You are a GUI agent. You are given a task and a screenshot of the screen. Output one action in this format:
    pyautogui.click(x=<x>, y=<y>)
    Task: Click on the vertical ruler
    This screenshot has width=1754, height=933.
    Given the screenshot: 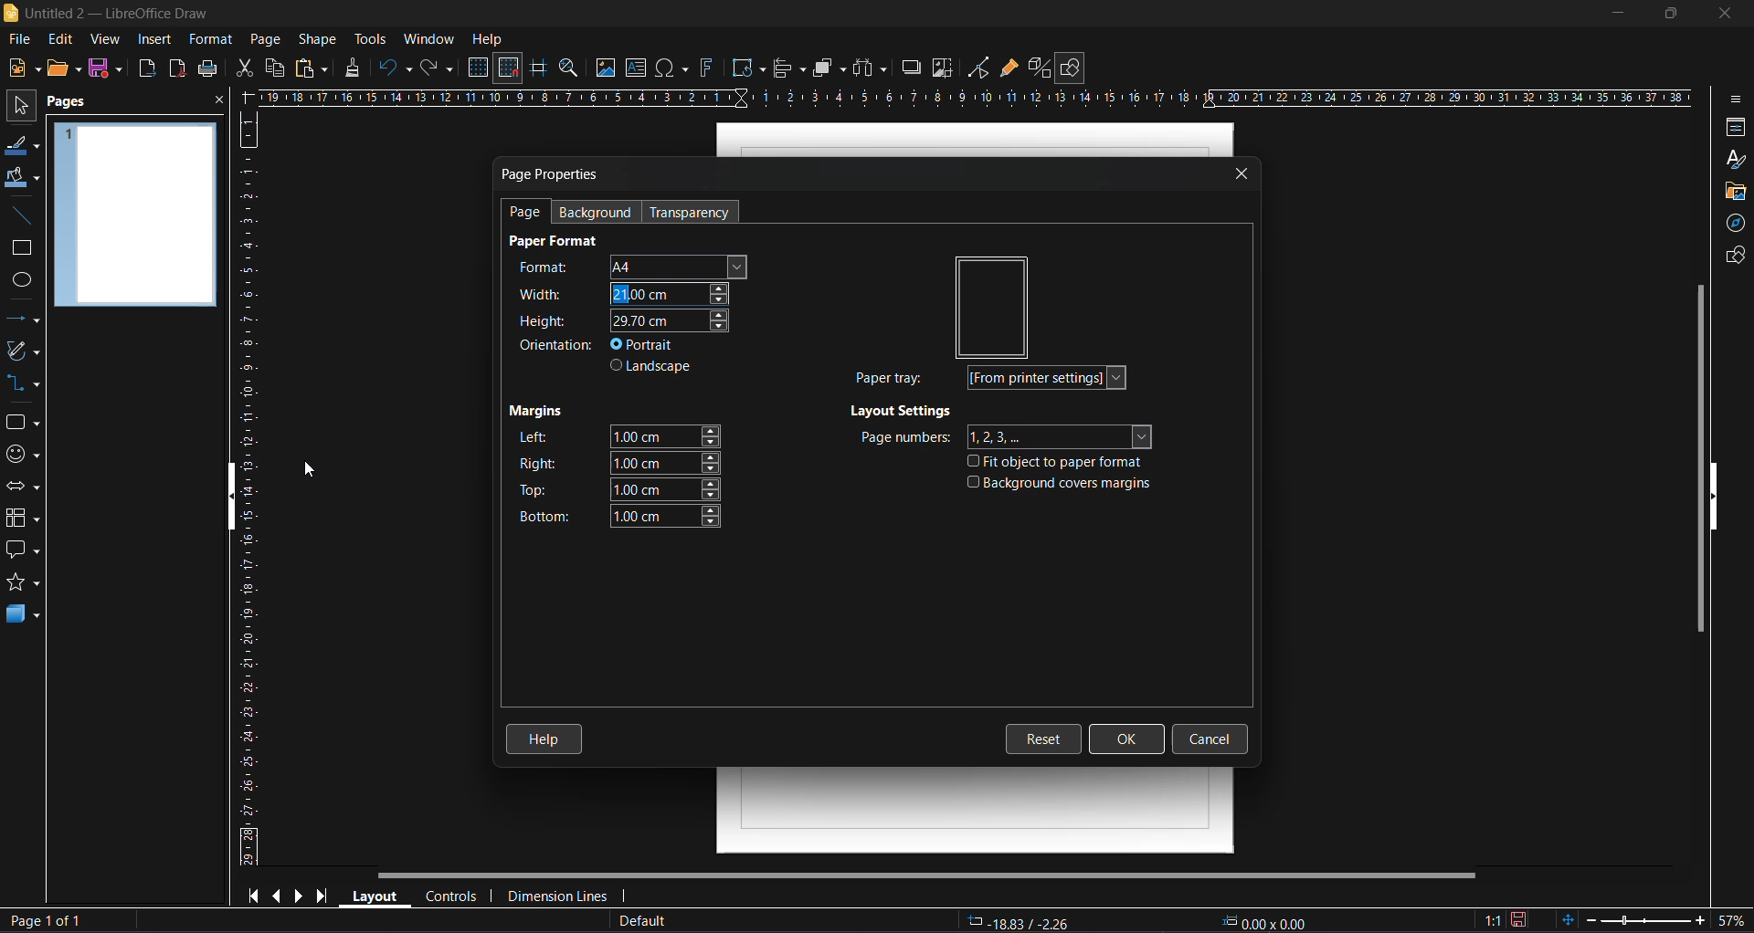 What is the action you would take?
    pyautogui.click(x=247, y=493)
    